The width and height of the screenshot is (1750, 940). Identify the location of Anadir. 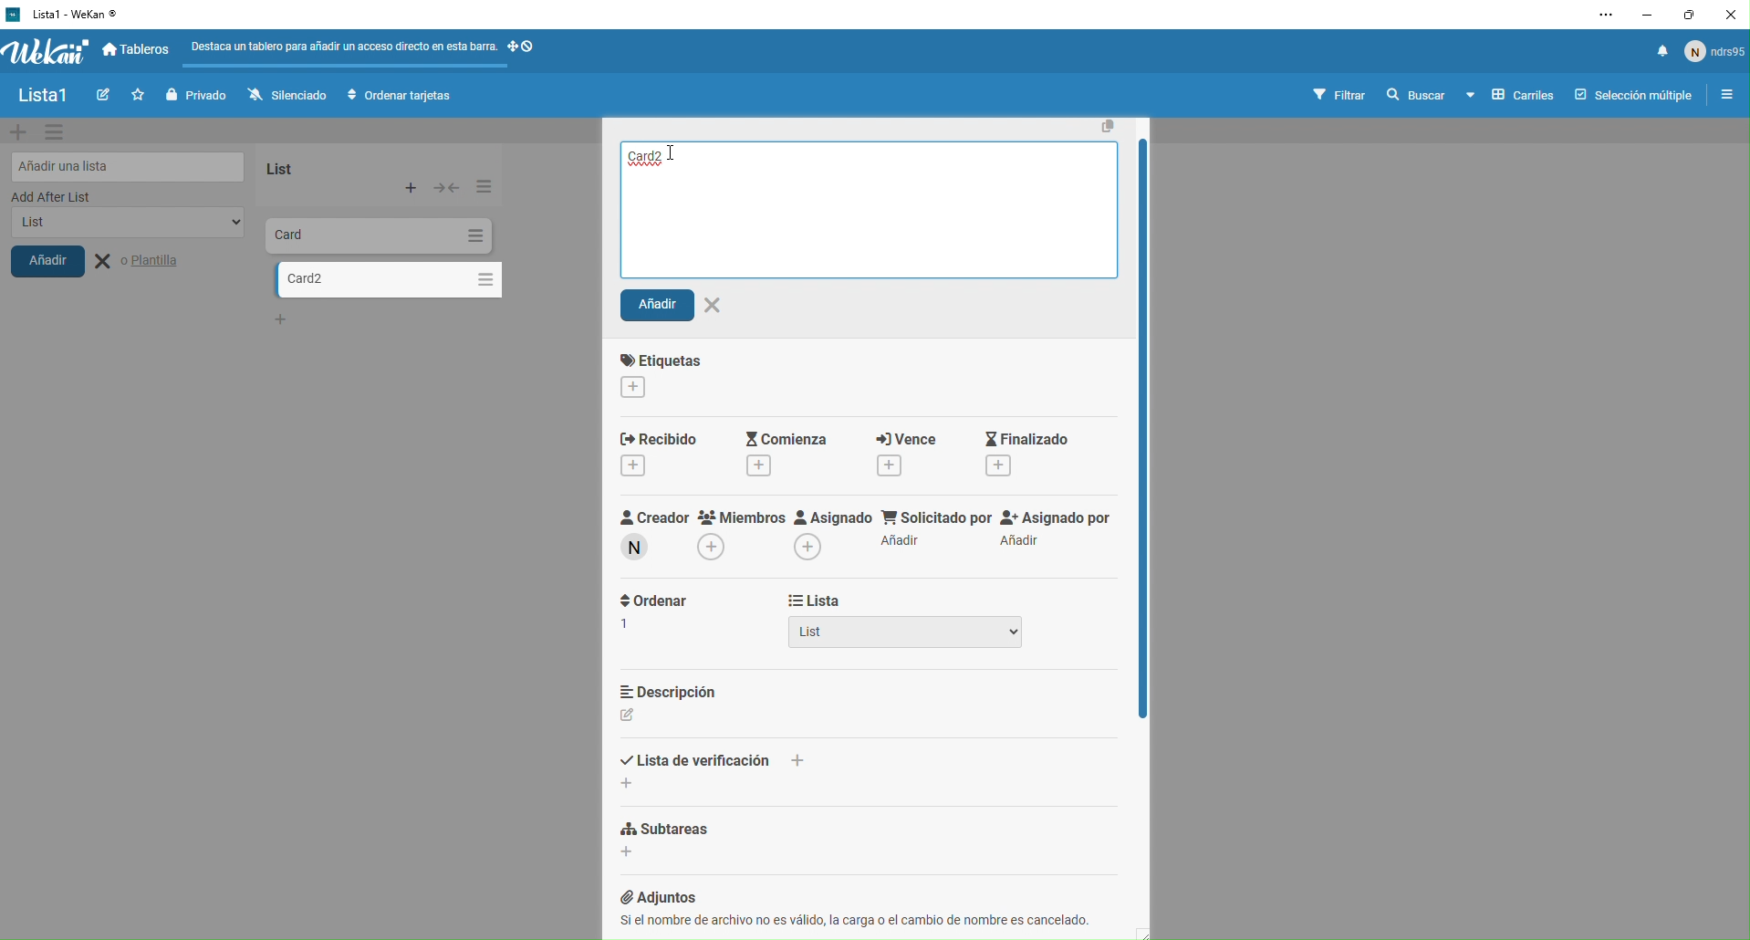
(680, 308).